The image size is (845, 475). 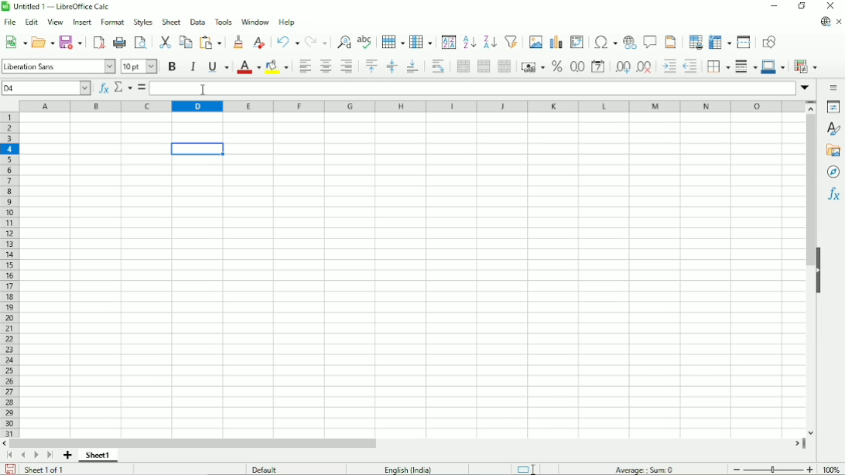 What do you see at coordinates (694, 42) in the screenshot?
I see `Define print area` at bounding box center [694, 42].